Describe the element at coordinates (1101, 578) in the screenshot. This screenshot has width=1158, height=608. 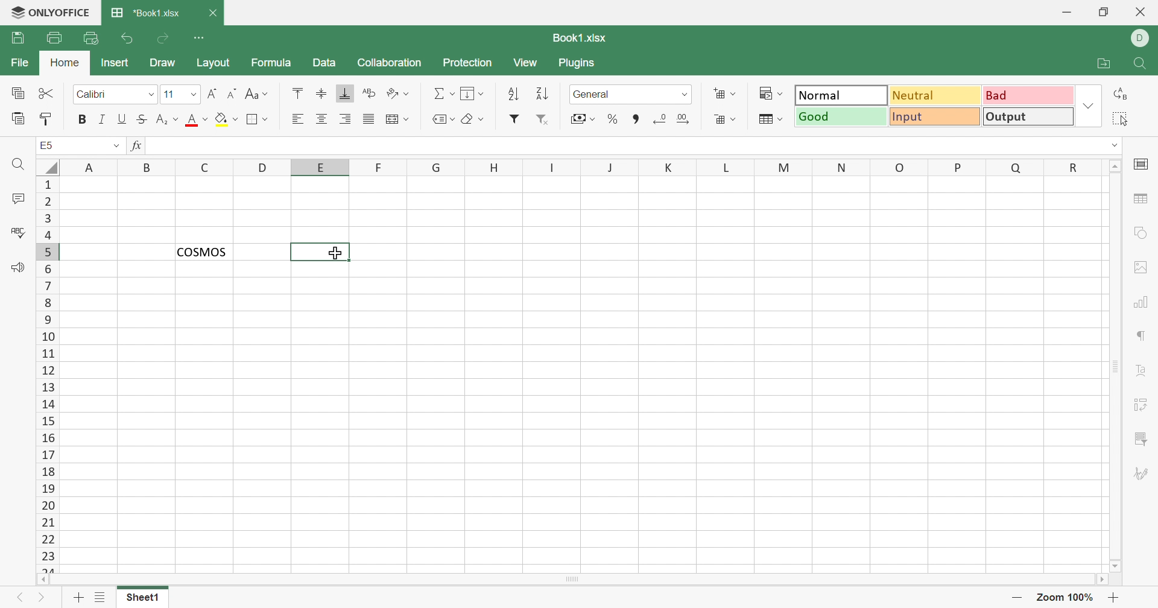
I see `Scroll right` at that location.